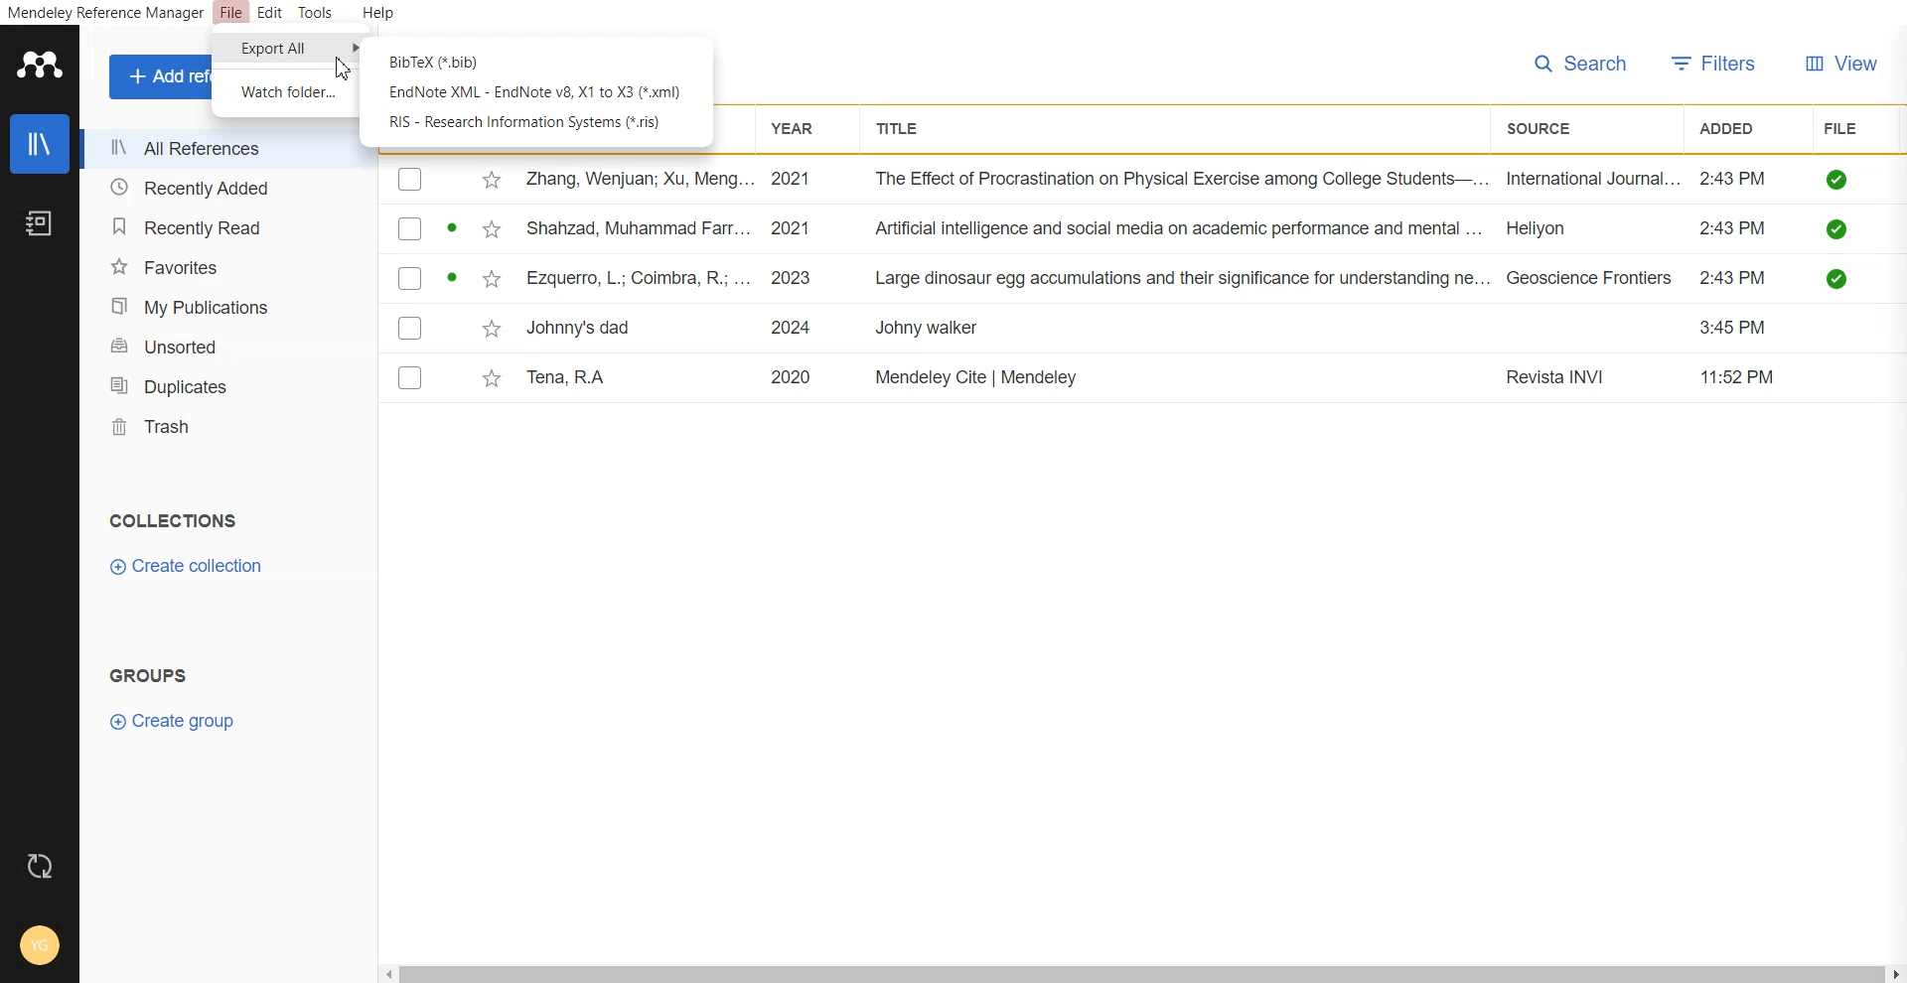  What do you see at coordinates (489, 380) in the screenshot?
I see `star` at bounding box center [489, 380].